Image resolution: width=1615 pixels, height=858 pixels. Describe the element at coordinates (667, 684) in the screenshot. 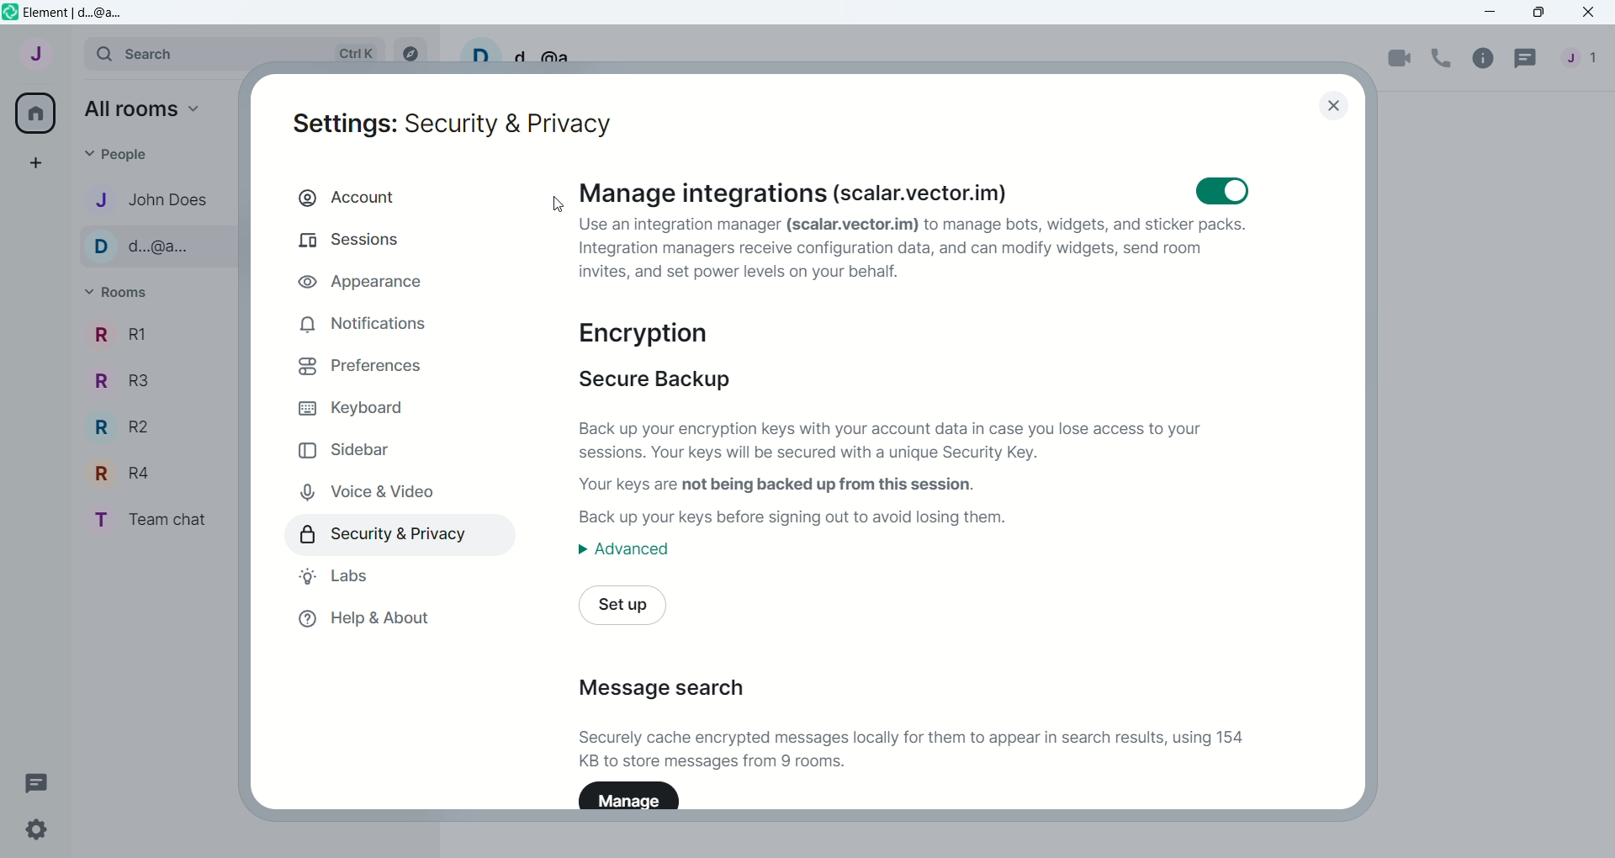

I see `message search` at that location.